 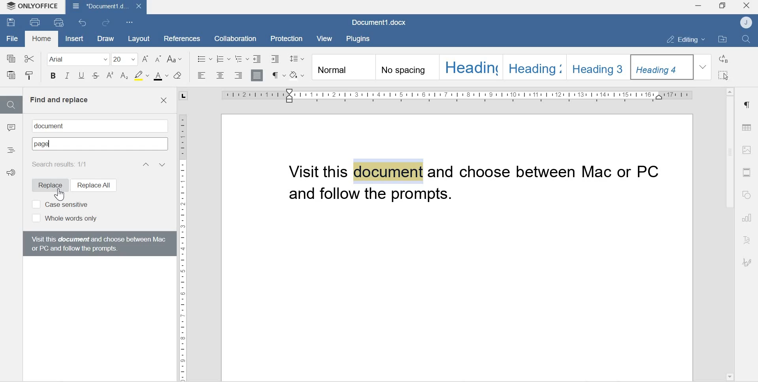 I want to click on Heading 2, so click(x=536, y=66).